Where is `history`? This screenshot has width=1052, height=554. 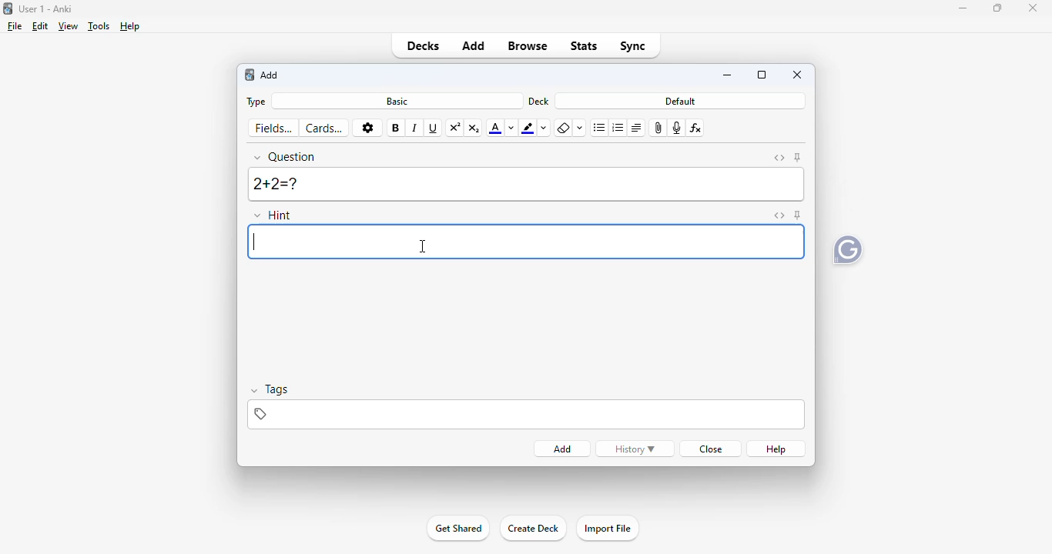
history is located at coordinates (635, 449).